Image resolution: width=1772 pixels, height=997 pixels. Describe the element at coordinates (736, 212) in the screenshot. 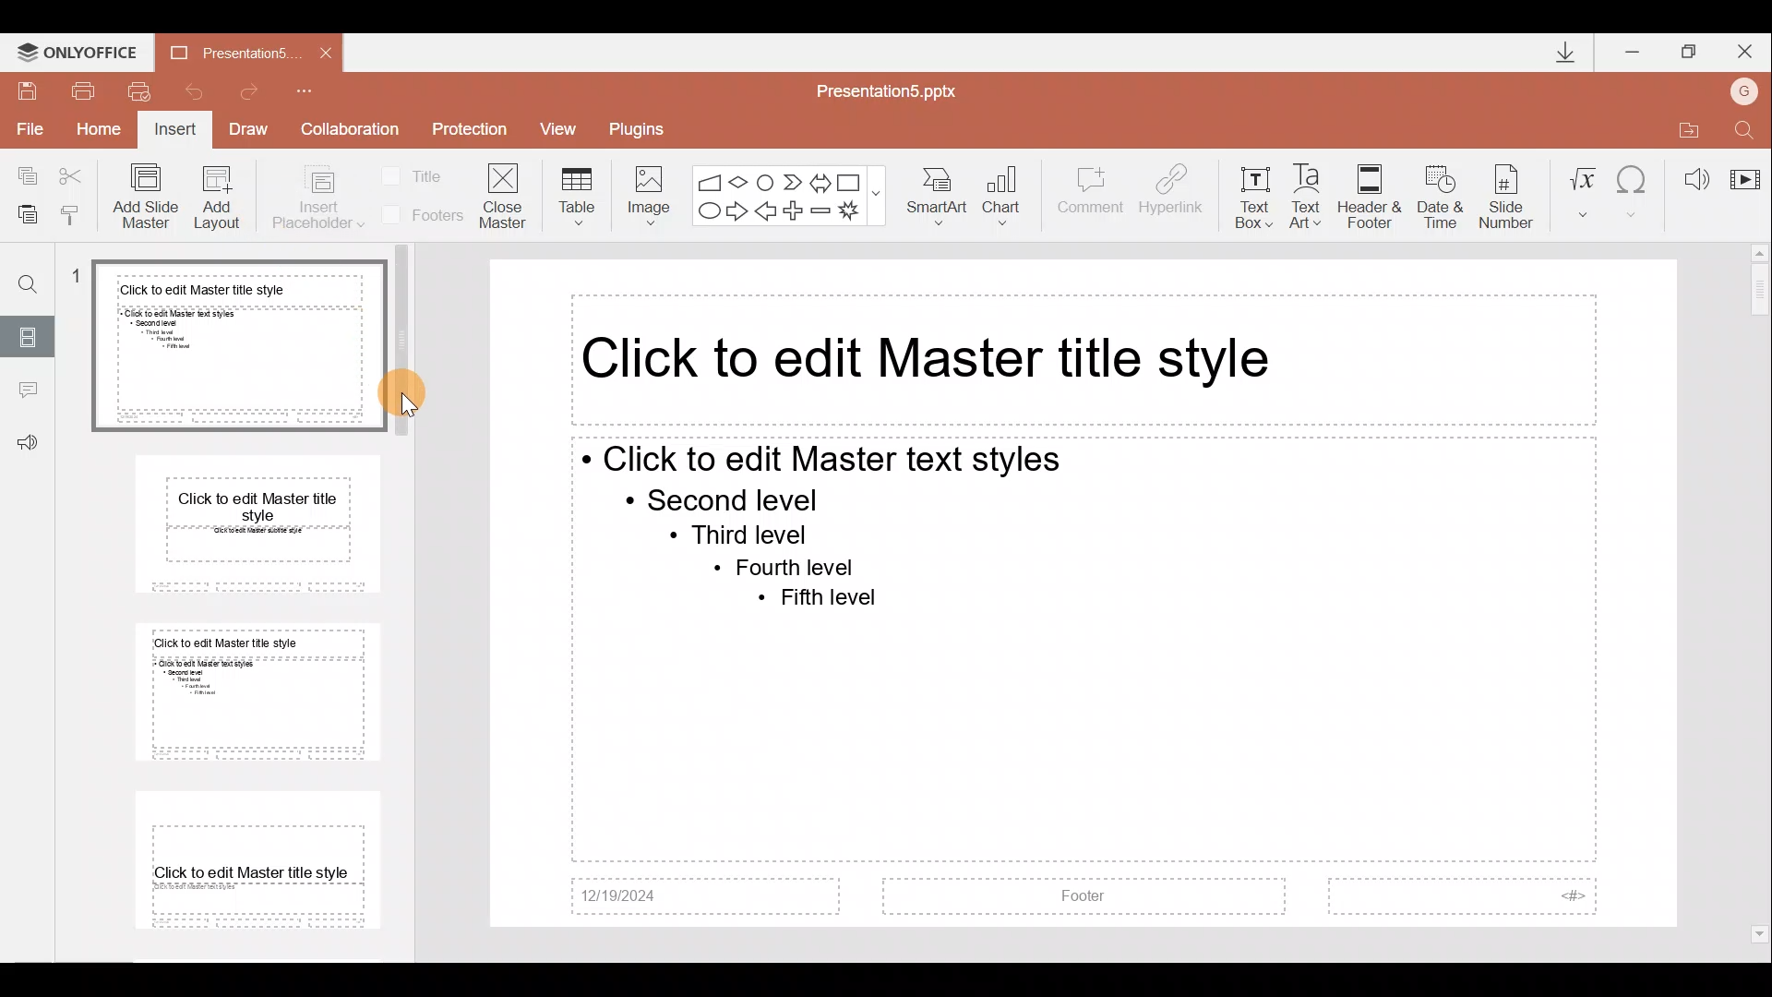

I see `Right arrow` at that location.